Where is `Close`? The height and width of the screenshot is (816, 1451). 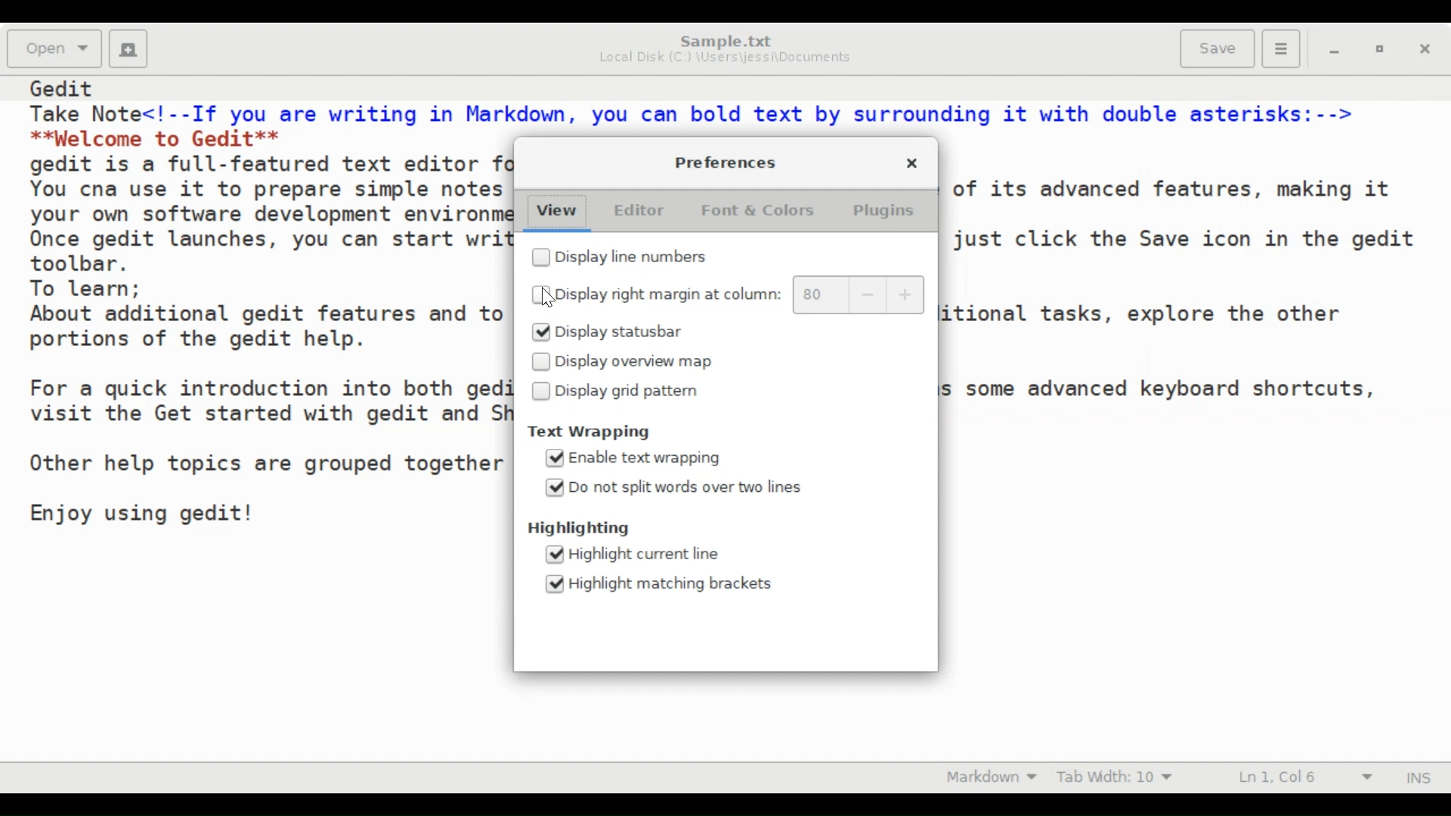 Close is located at coordinates (913, 162).